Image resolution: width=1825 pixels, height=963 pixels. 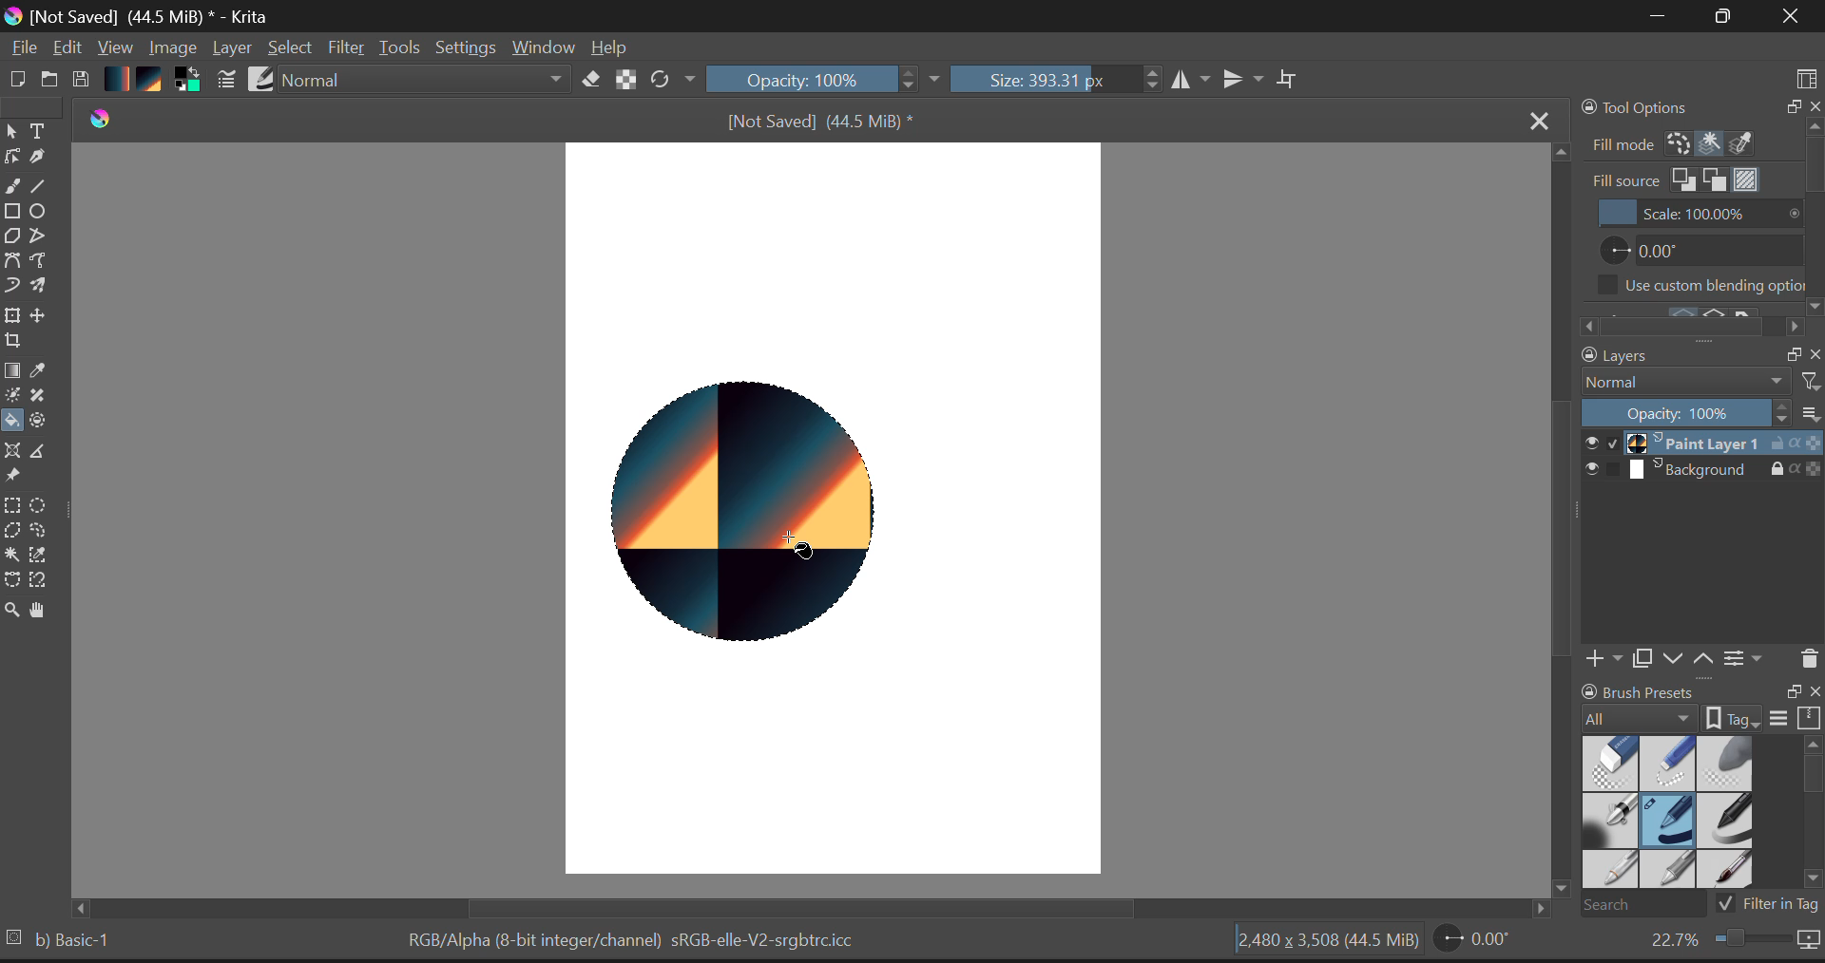 What do you see at coordinates (116, 49) in the screenshot?
I see `View` at bounding box center [116, 49].